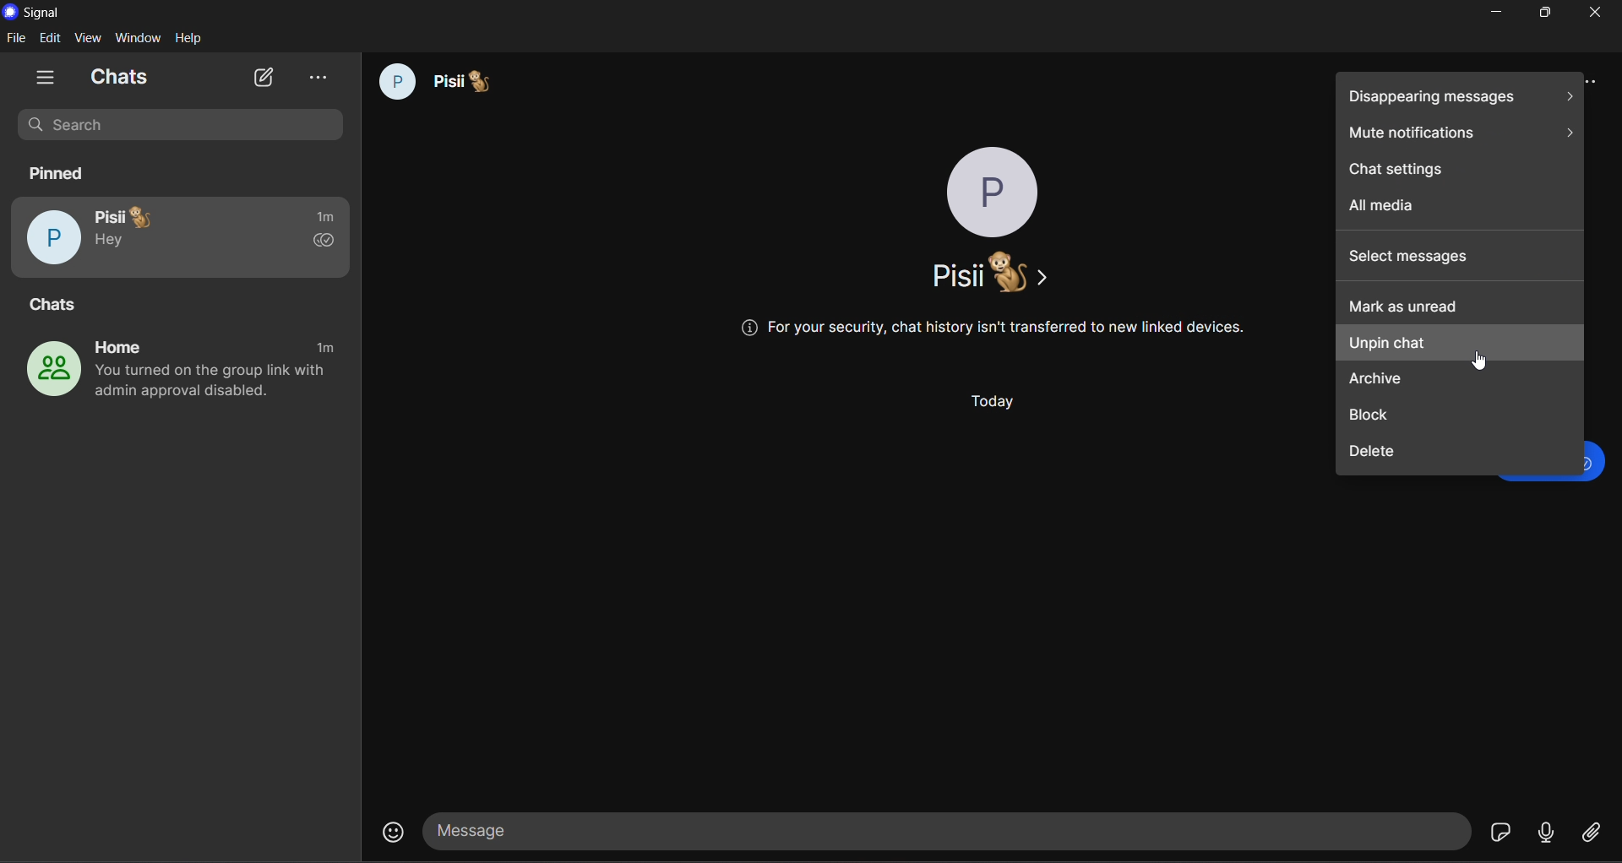 This screenshot has width=1622, height=863. What do you see at coordinates (57, 307) in the screenshot?
I see `chats` at bounding box center [57, 307].